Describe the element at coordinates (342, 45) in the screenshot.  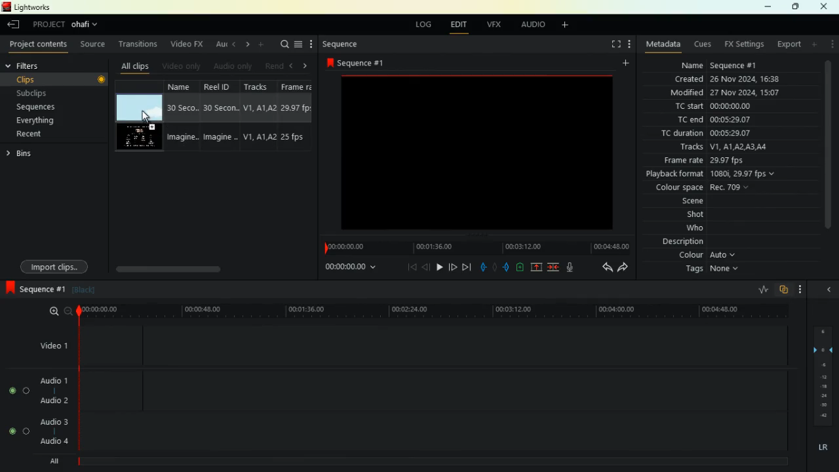
I see `sequence` at that location.